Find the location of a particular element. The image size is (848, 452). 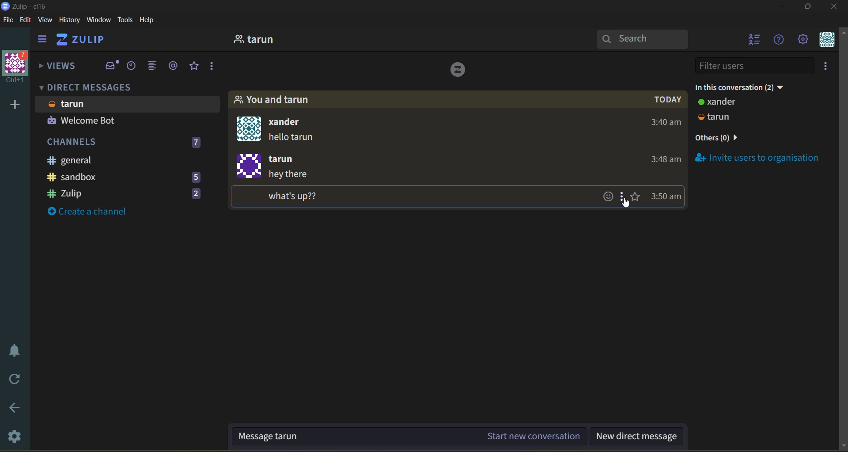

user name is located at coordinates (293, 123).